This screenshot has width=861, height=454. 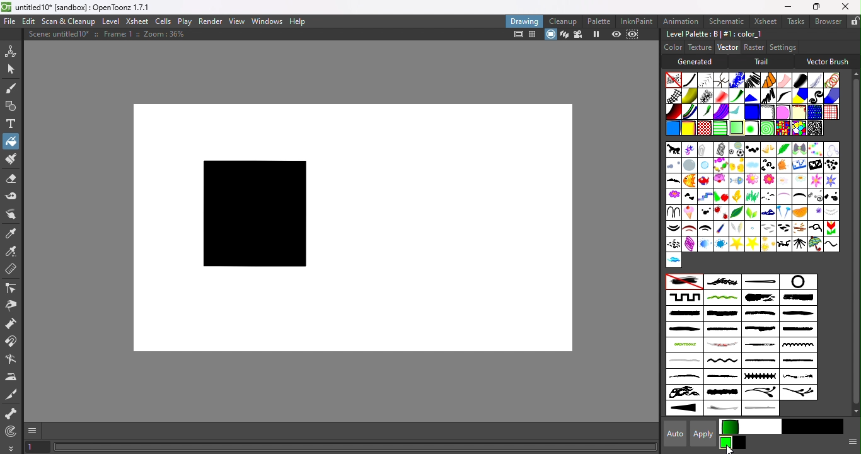 What do you see at coordinates (783, 180) in the screenshot?
I see `flow3` at bounding box center [783, 180].